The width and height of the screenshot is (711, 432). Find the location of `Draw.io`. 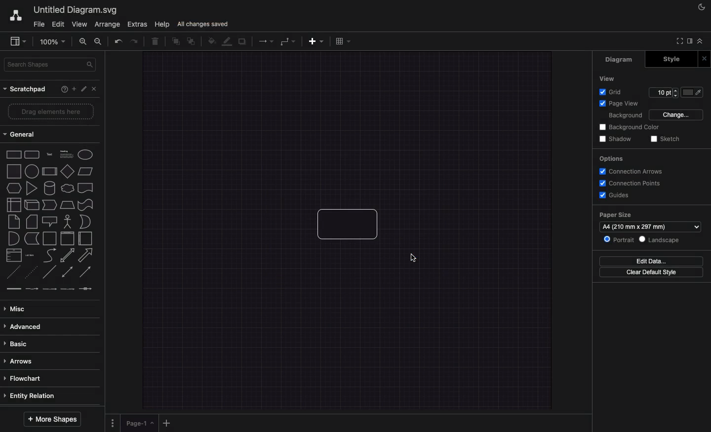

Draw.io is located at coordinates (13, 17).